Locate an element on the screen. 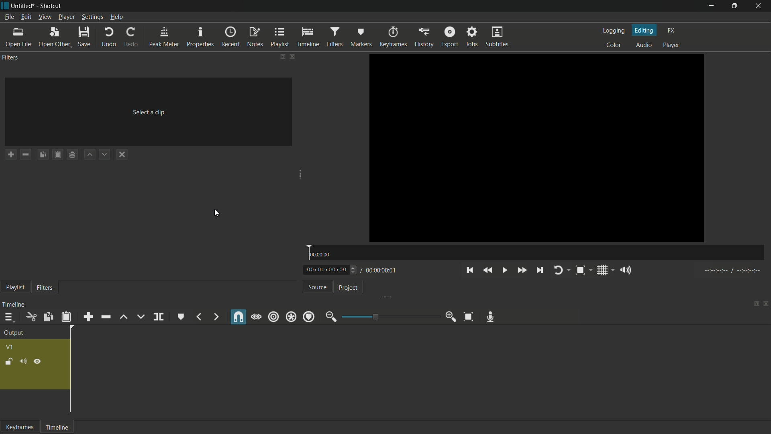 The height and width of the screenshot is (434, 771). filters is located at coordinates (45, 288).